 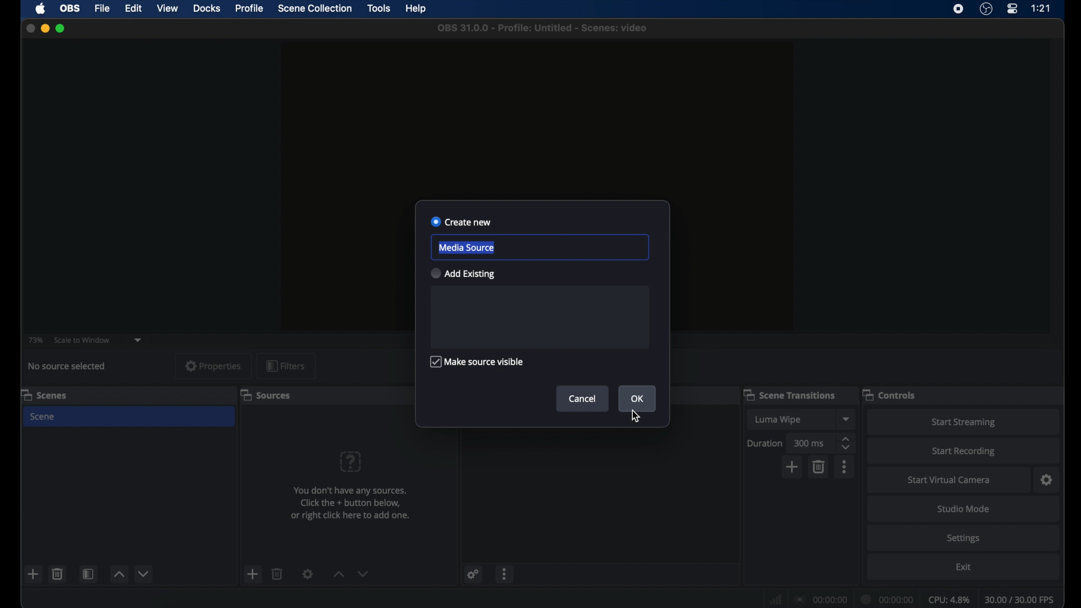 What do you see at coordinates (963, 538) in the screenshot?
I see `settings` at bounding box center [963, 538].